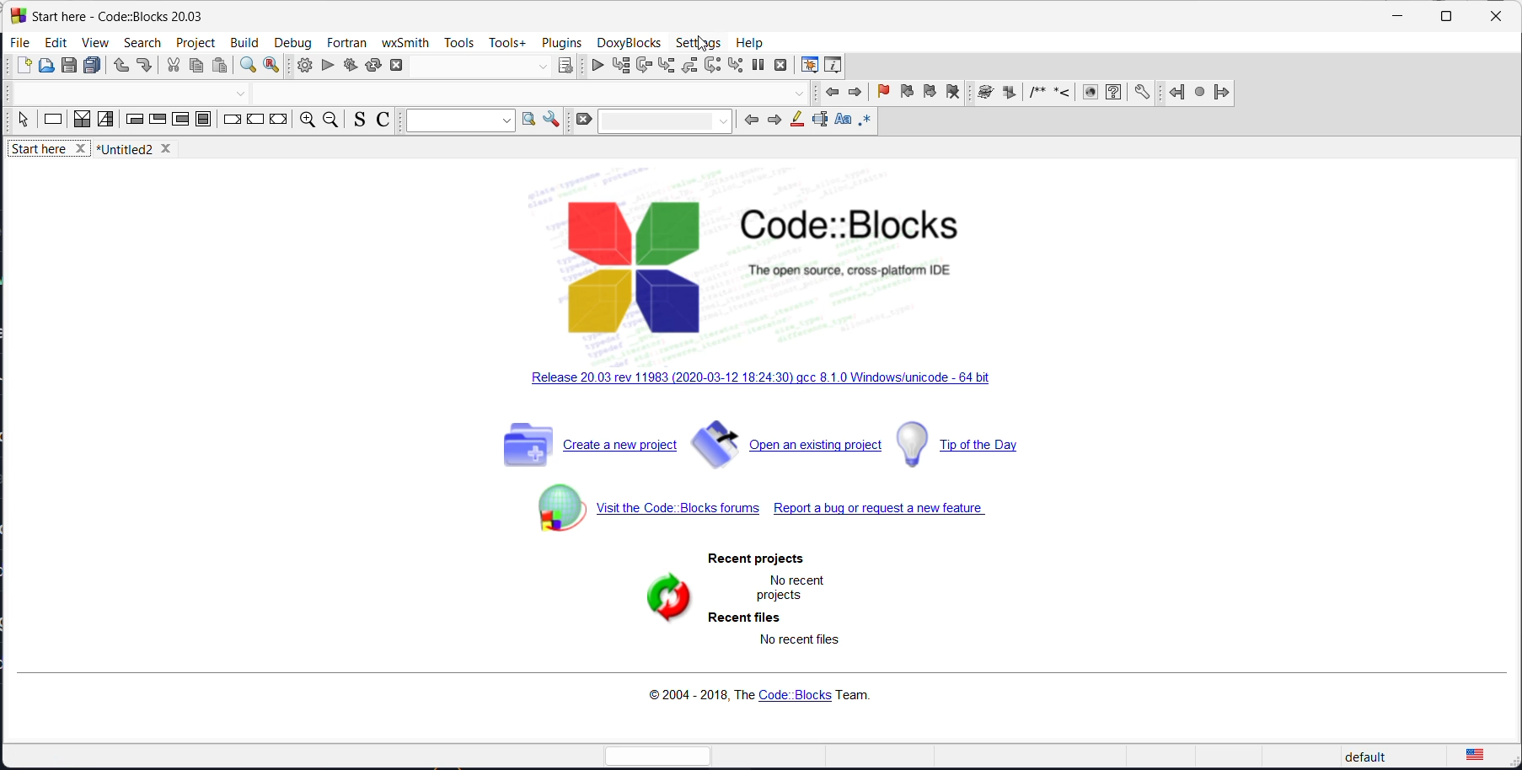 The height and width of the screenshot is (770, 1522). Describe the element at coordinates (1173, 93) in the screenshot. I see `jump back` at that location.